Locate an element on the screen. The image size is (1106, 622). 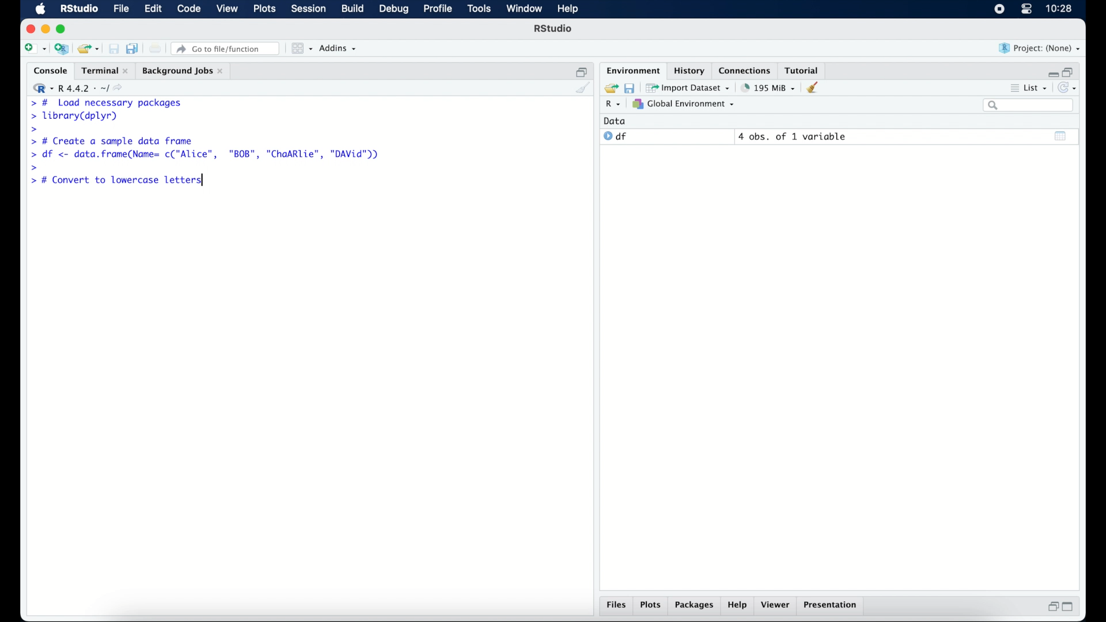
command prompt is located at coordinates (35, 167).